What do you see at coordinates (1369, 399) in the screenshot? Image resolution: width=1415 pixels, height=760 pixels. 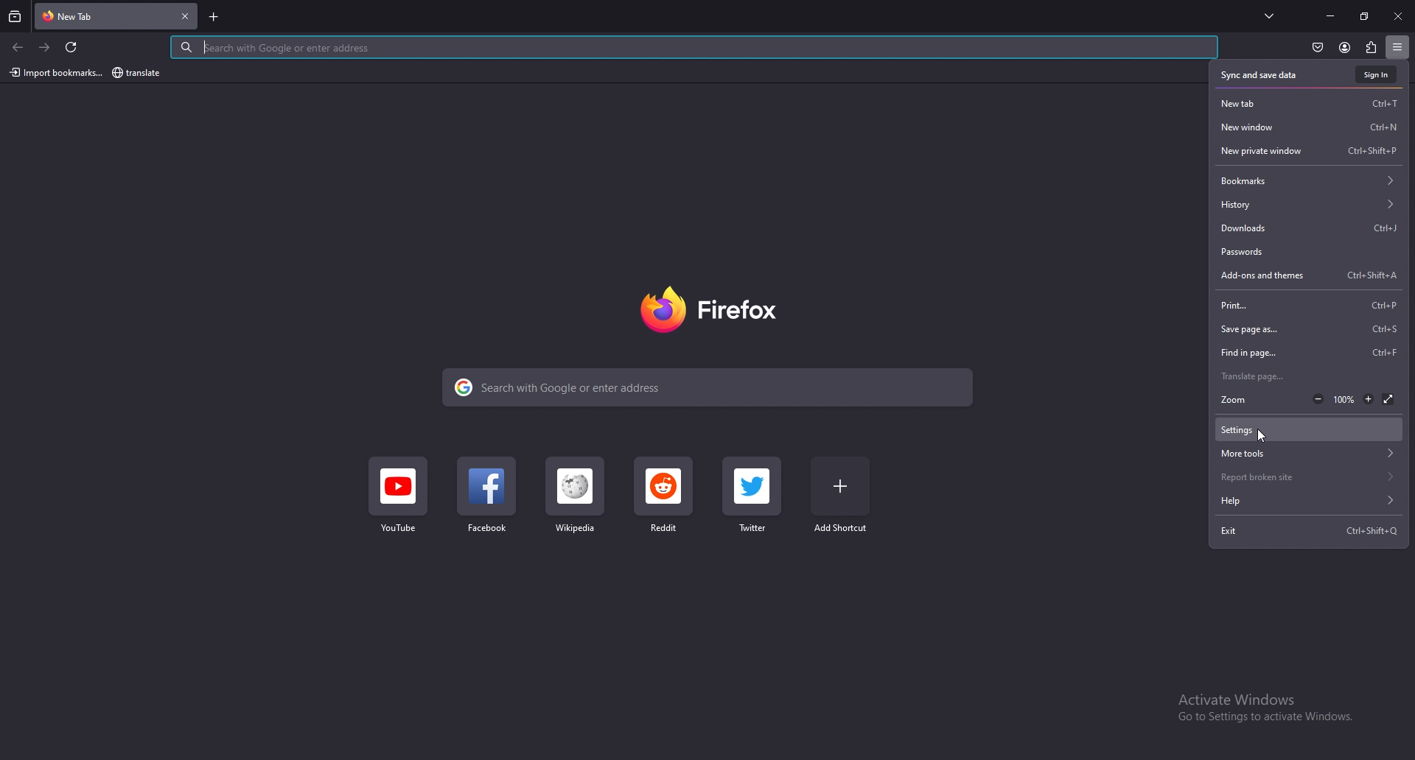 I see `zoom in` at bounding box center [1369, 399].